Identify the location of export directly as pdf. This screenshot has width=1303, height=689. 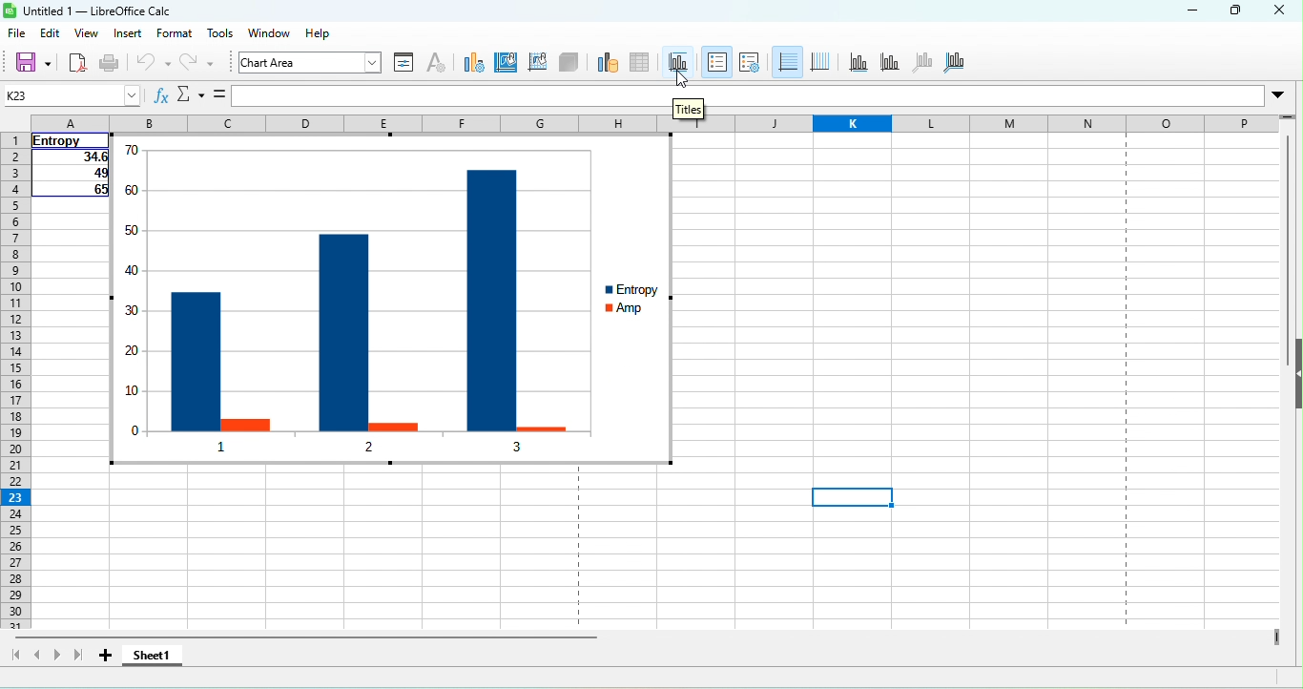
(78, 62).